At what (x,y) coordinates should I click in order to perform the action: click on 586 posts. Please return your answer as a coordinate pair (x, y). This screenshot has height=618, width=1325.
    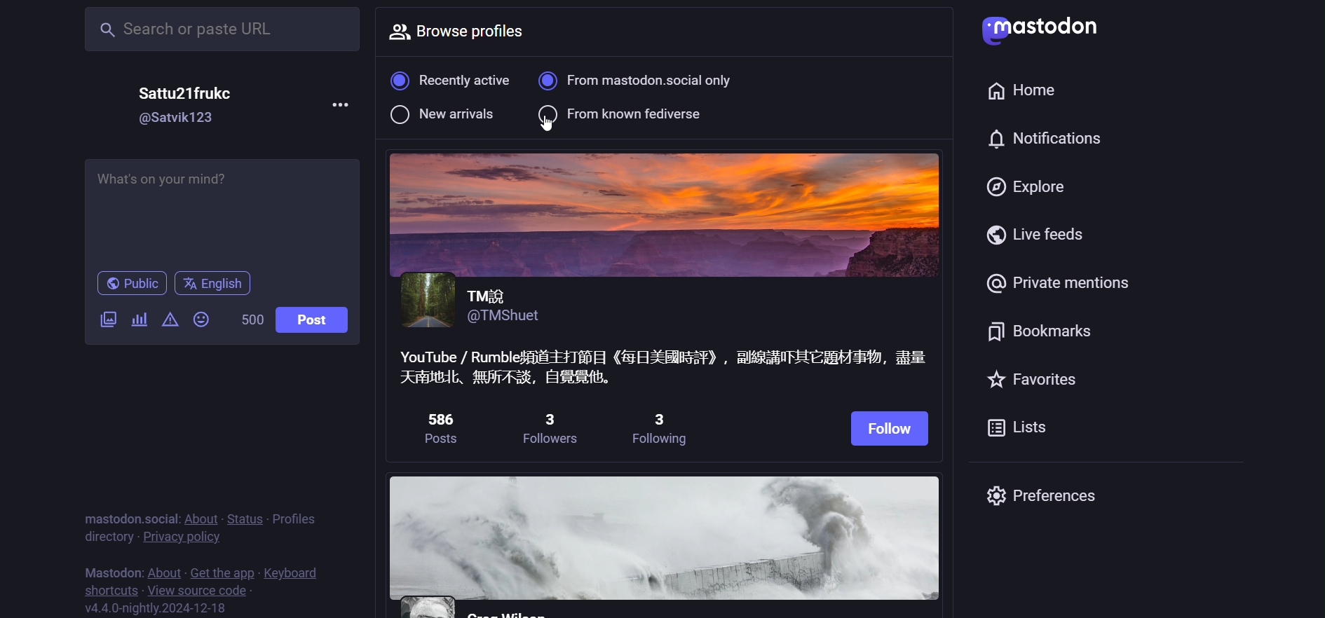
    Looking at the image, I should click on (448, 430).